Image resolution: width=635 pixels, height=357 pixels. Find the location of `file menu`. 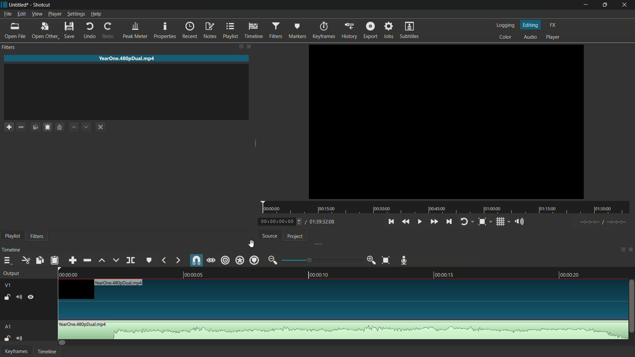

file menu is located at coordinates (7, 15).